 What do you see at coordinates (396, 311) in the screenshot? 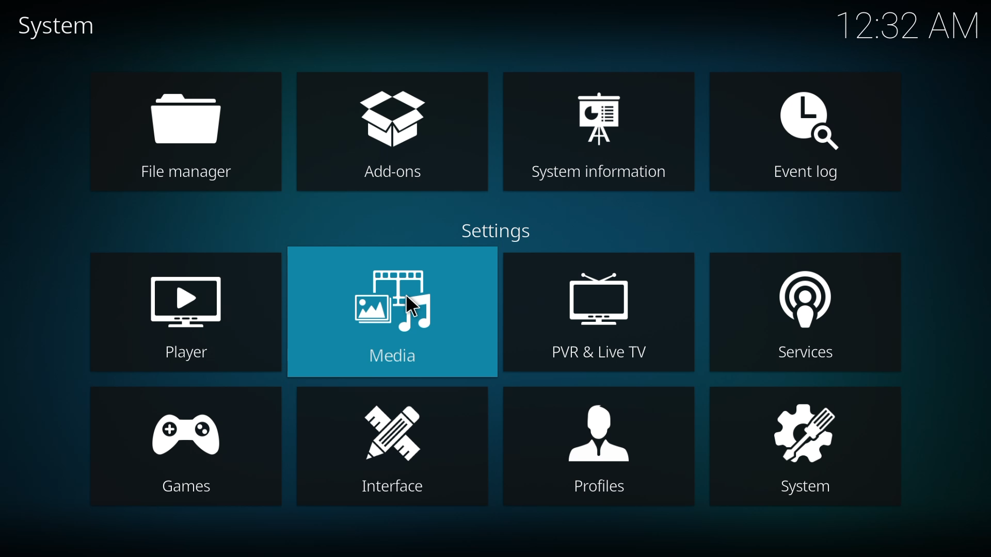
I see `media` at bounding box center [396, 311].